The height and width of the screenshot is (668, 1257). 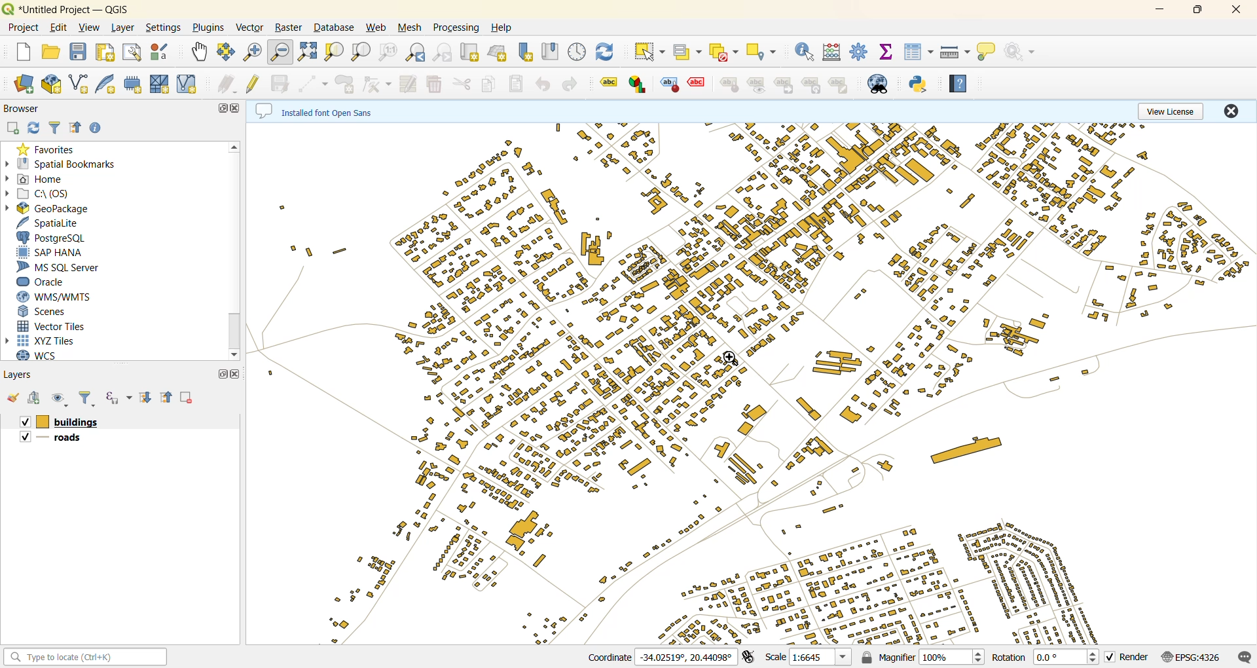 I want to click on geopackage, so click(x=50, y=208).